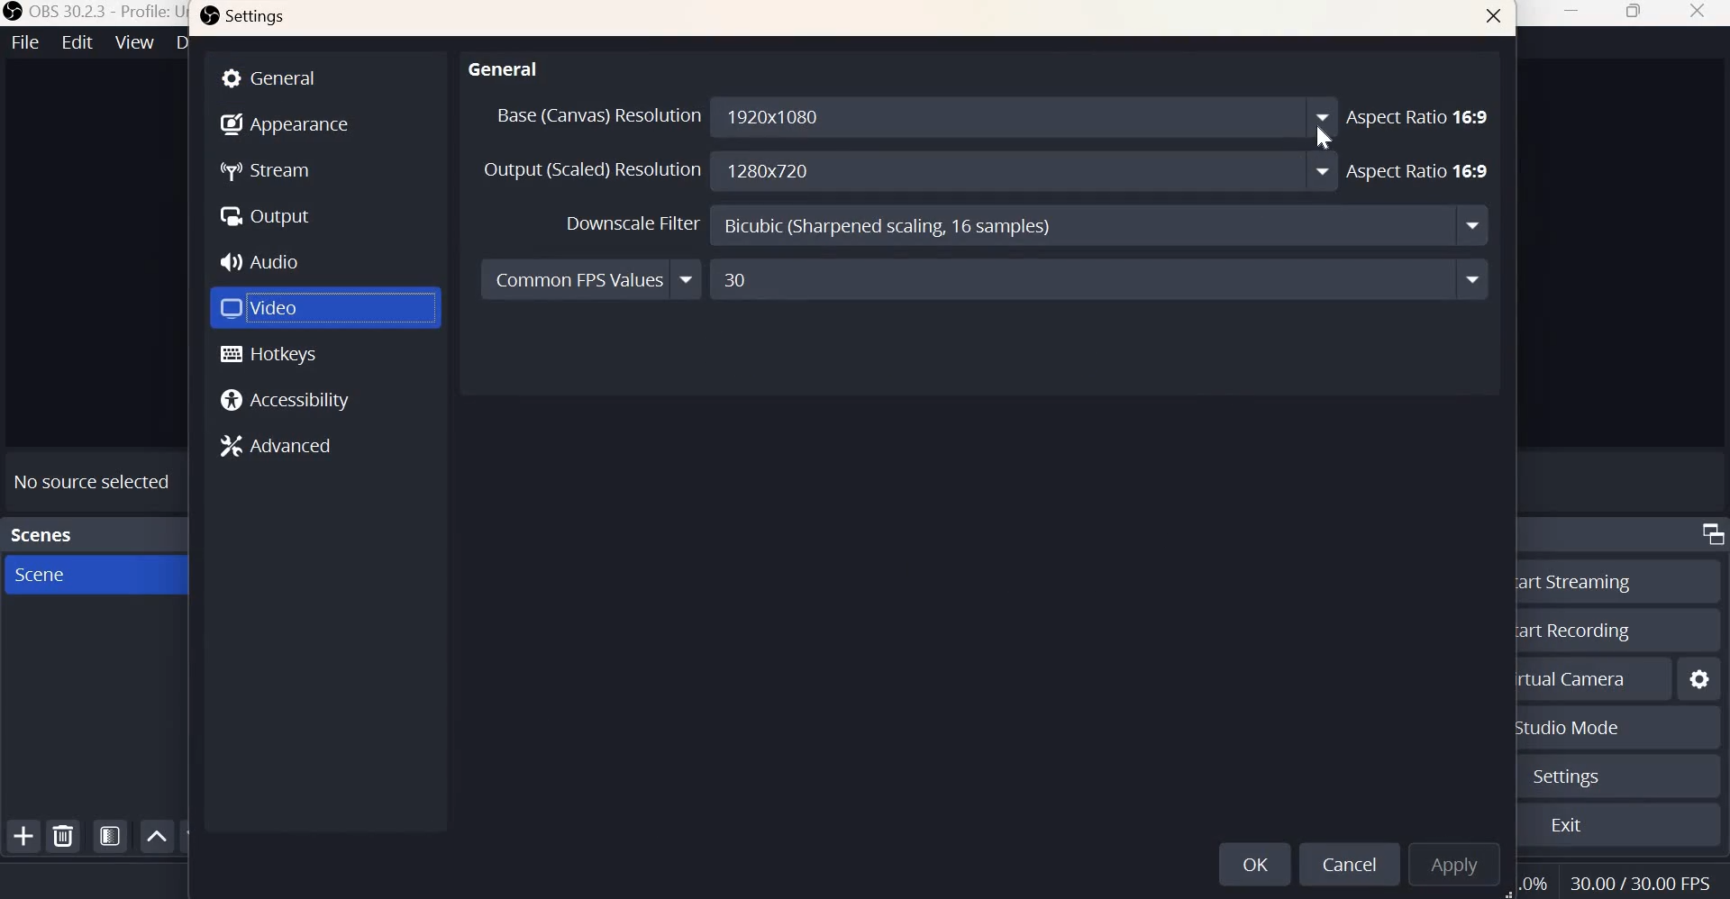  Describe the element at coordinates (596, 115) in the screenshot. I see `Base (canvas) Resolution` at that location.